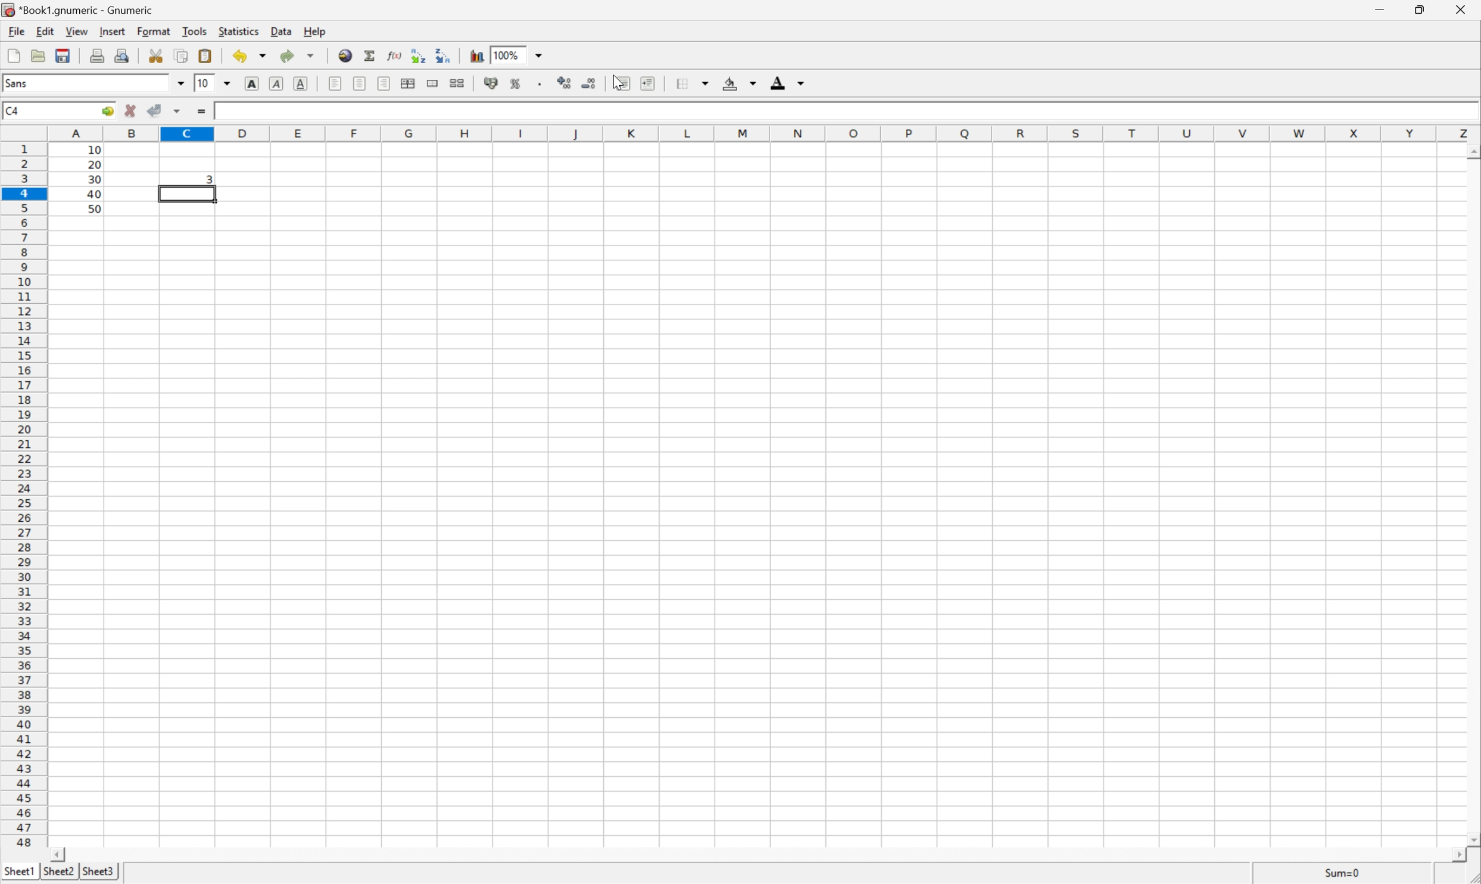 The height and width of the screenshot is (884, 1481). What do you see at coordinates (78, 32) in the screenshot?
I see `View` at bounding box center [78, 32].